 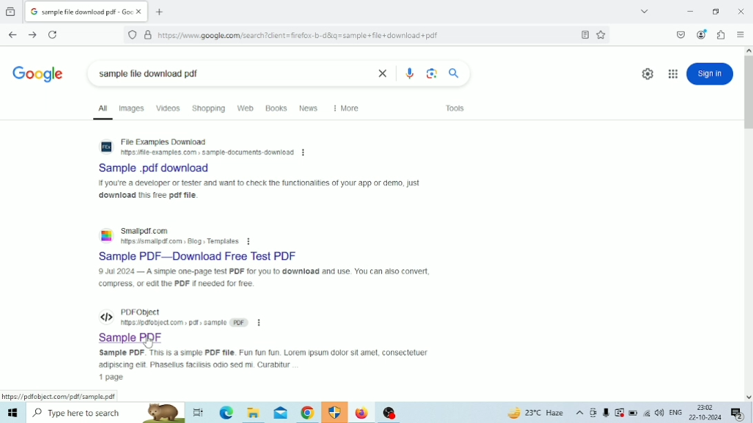 I want to click on Open a new tab, so click(x=159, y=12).